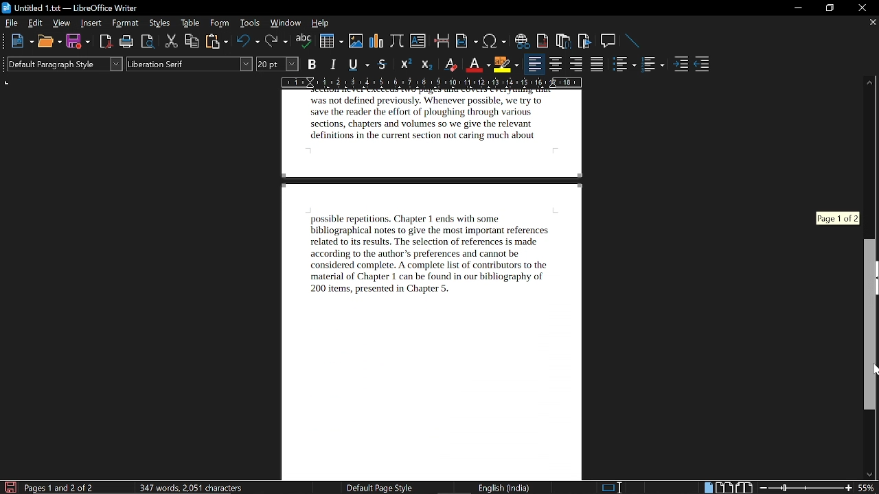 The height and width of the screenshot is (494, 879). What do you see at coordinates (609, 41) in the screenshot?
I see `insert comment` at bounding box center [609, 41].